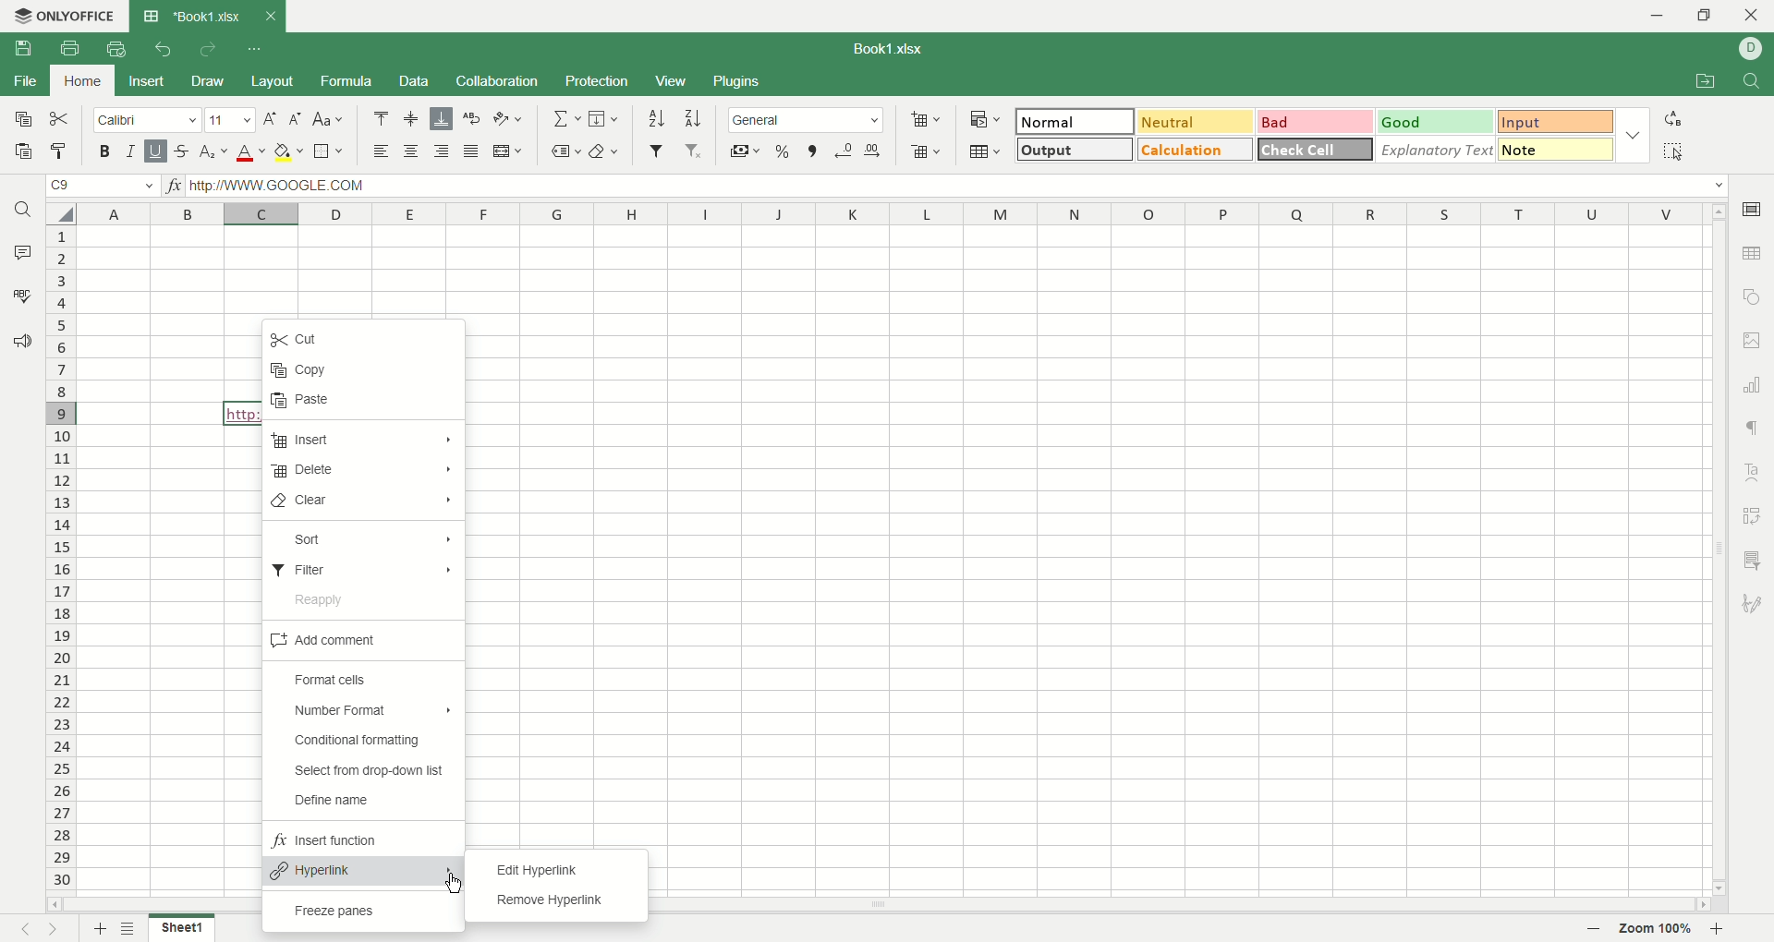  What do you see at coordinates (288, 151) in the screenshot?
I see `background color` at bounding box center [288, 151].